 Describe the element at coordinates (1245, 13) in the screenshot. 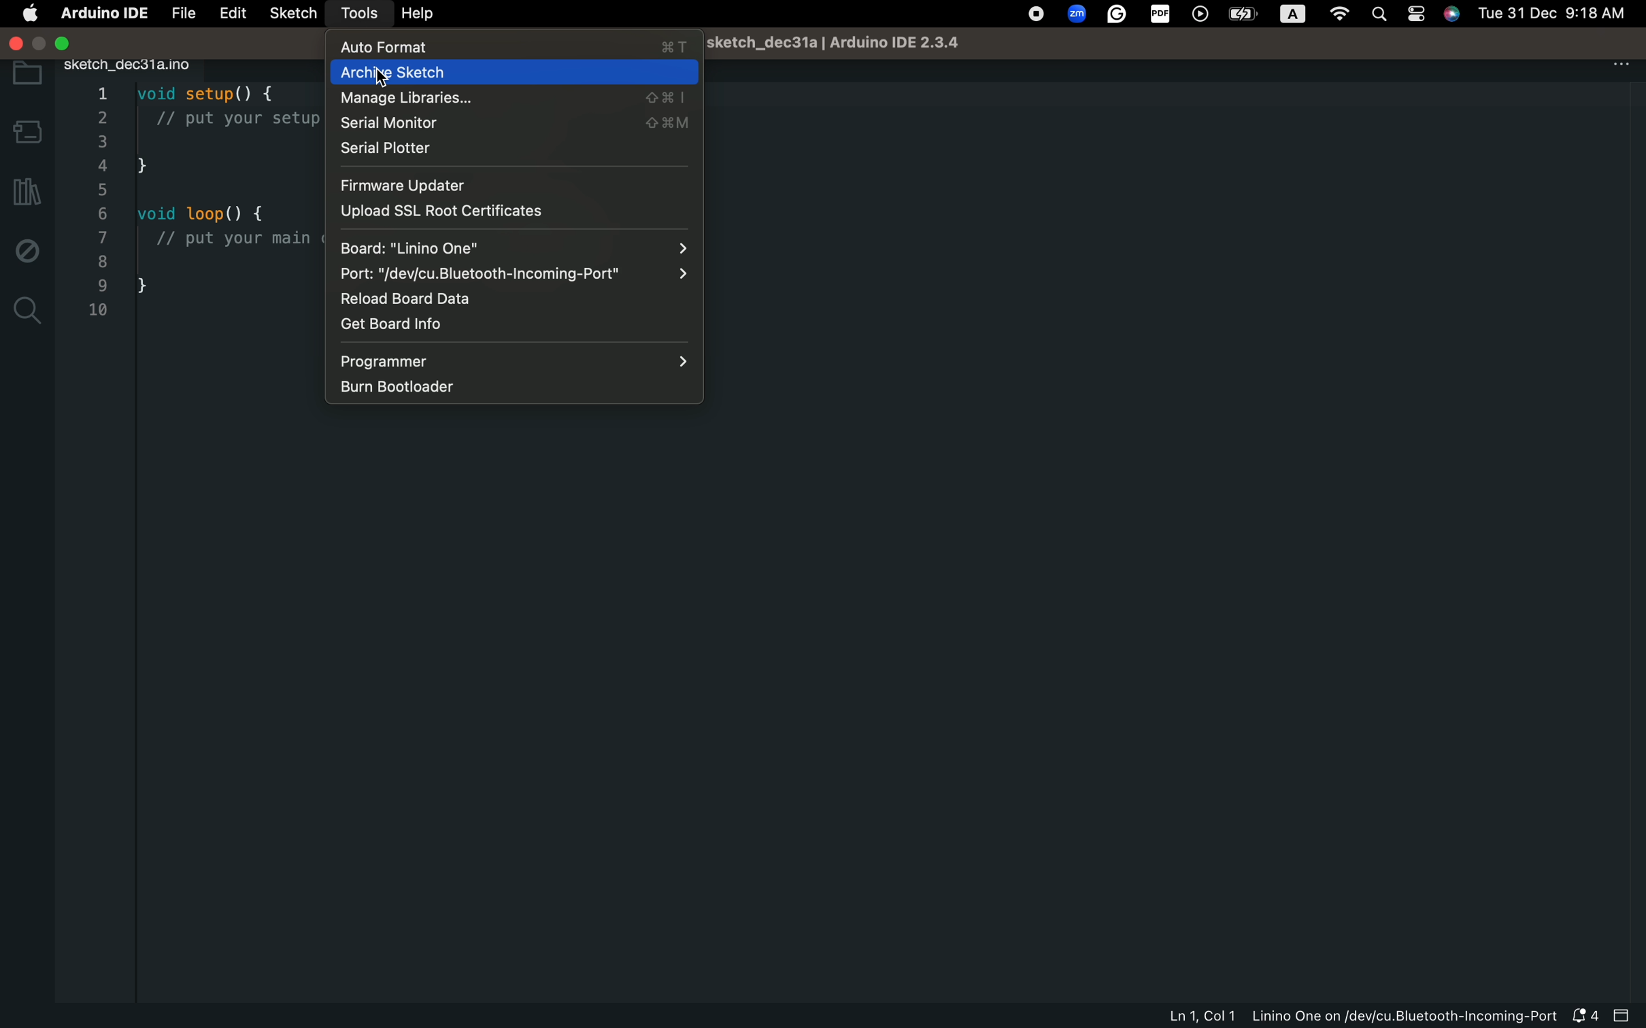

I see `battery` at that location.